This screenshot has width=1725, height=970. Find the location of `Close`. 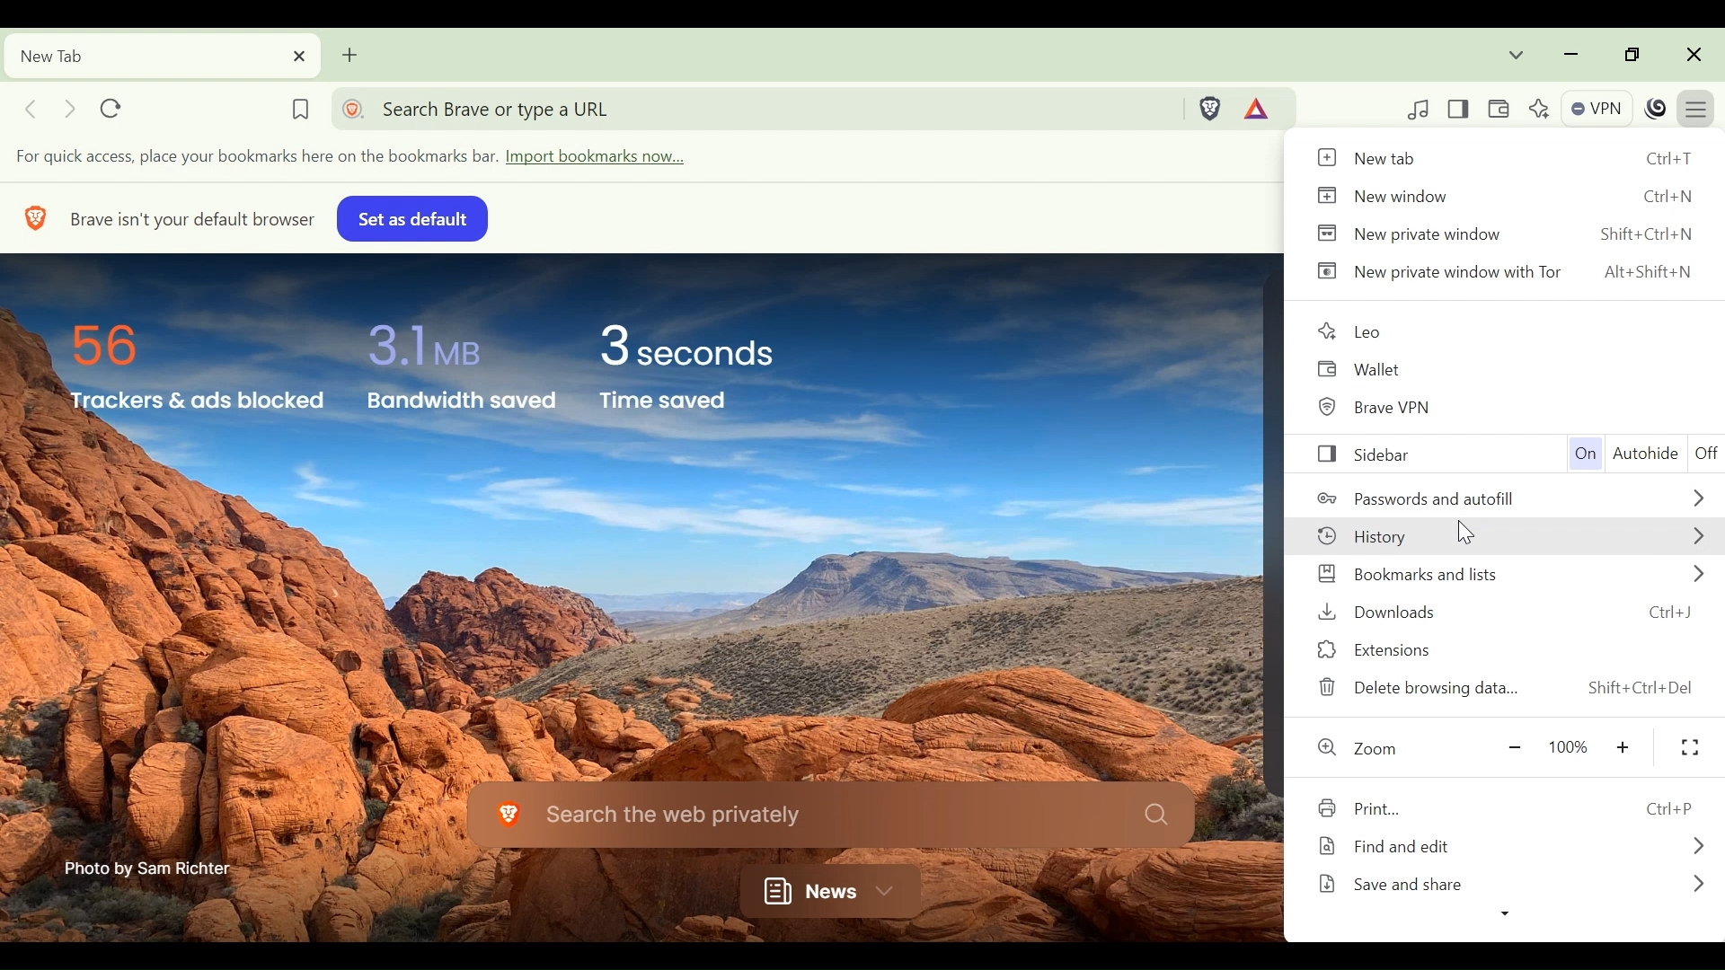

Close is located at coordinates (1694, 53).